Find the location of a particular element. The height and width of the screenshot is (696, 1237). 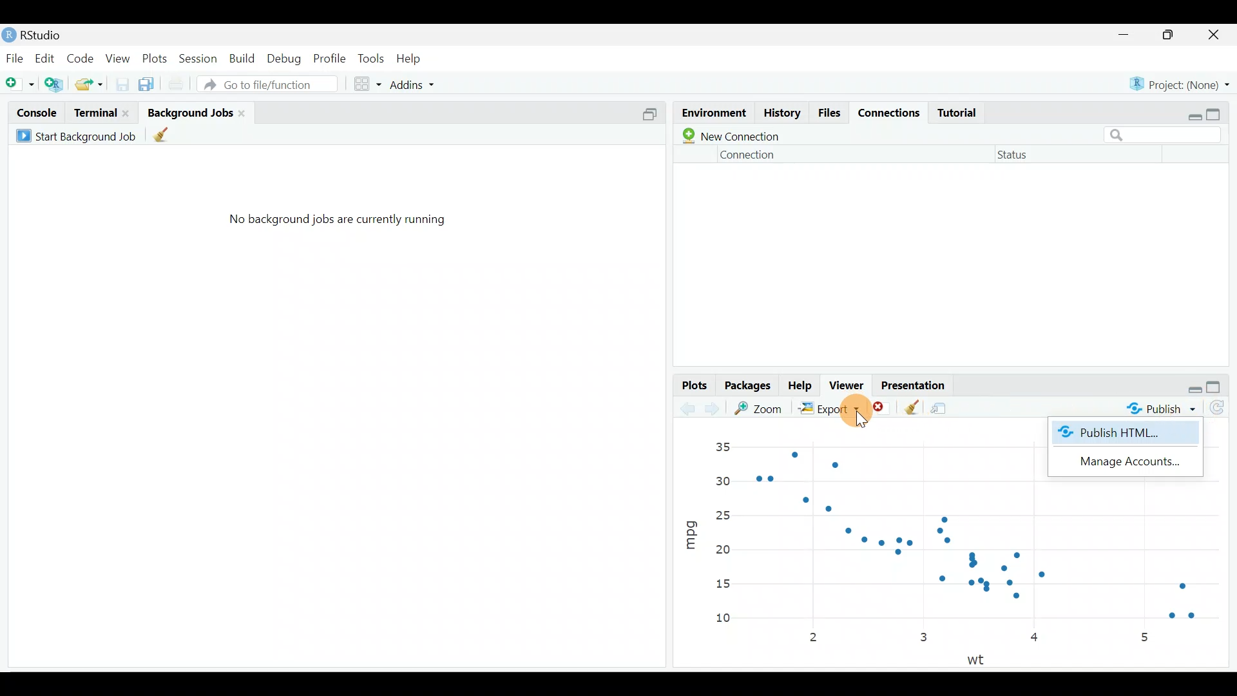

Save all open documents is located at coordinates (148, 82).